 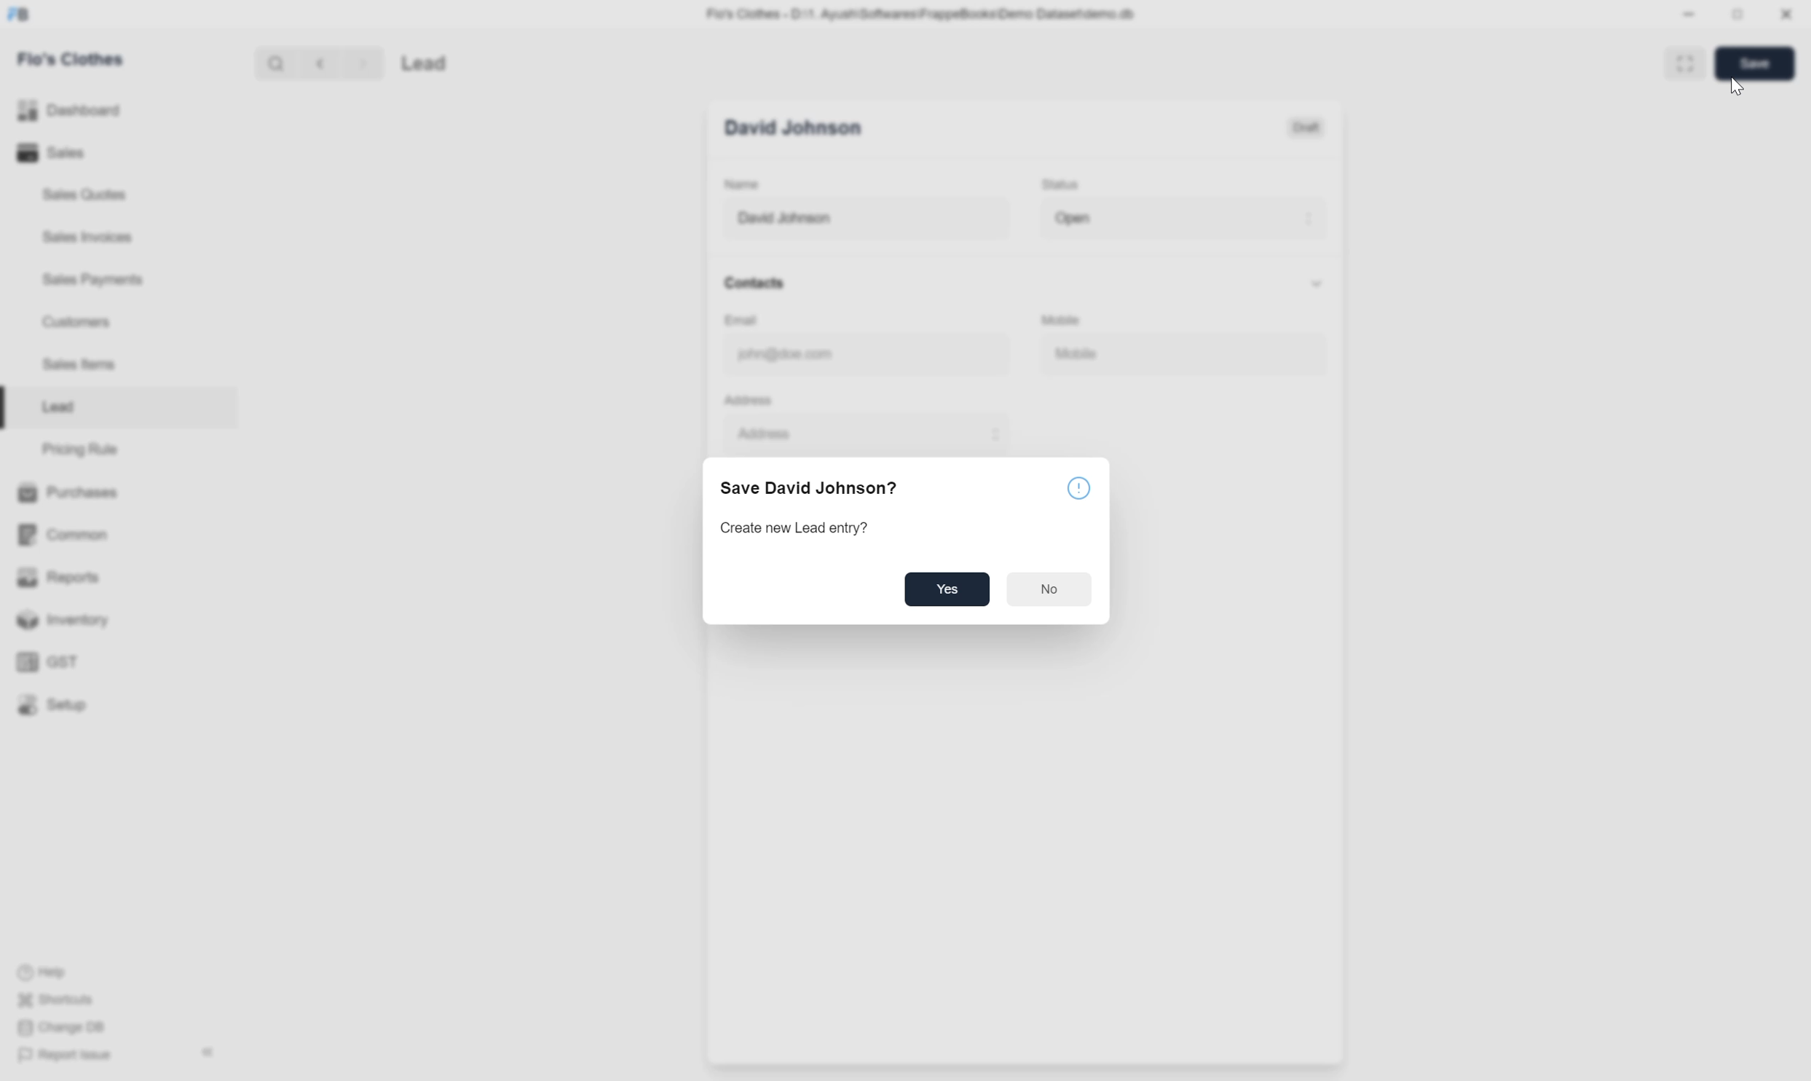 I want to click on Yes, so click(x=947, y=591).